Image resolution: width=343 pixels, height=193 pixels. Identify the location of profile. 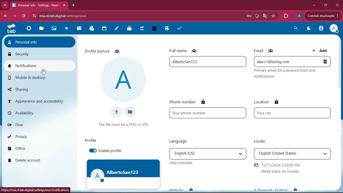
(299, 16).